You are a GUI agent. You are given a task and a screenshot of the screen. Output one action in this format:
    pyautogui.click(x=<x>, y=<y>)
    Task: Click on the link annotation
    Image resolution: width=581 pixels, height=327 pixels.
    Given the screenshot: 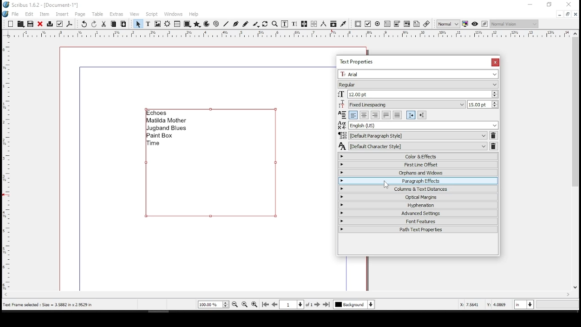 What is the action you would take?
    pyautogui.click(x=427, y=24)
    